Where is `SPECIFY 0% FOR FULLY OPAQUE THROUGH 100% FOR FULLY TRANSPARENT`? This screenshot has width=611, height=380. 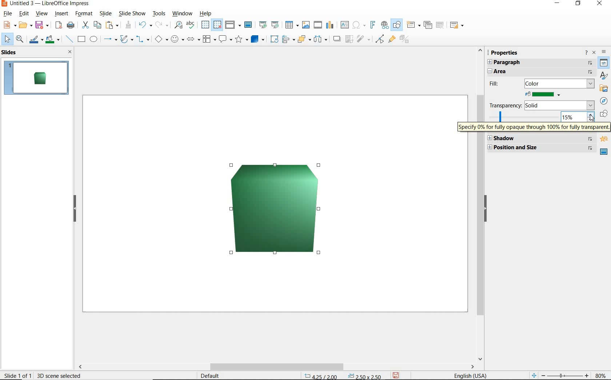
SPECIFY 0% FOR FULLY OPAQUE THROUGH 100% FOR FULLY TRANSPARENT is located at coordinates (533, 128).